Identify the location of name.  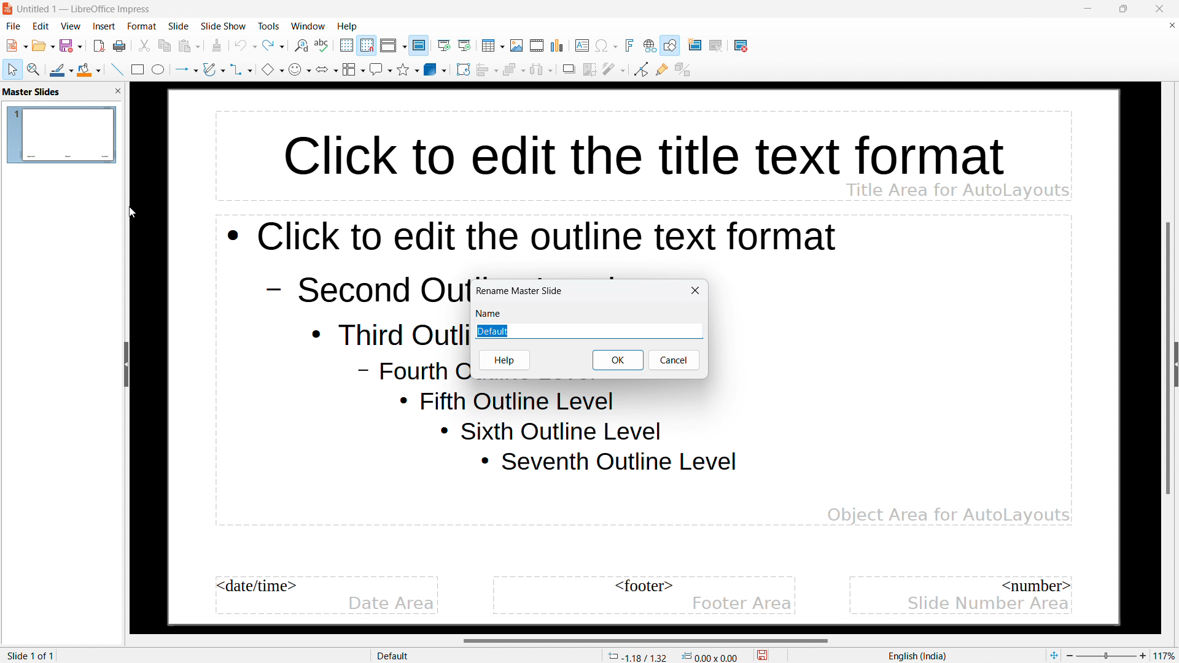
(492, 313).